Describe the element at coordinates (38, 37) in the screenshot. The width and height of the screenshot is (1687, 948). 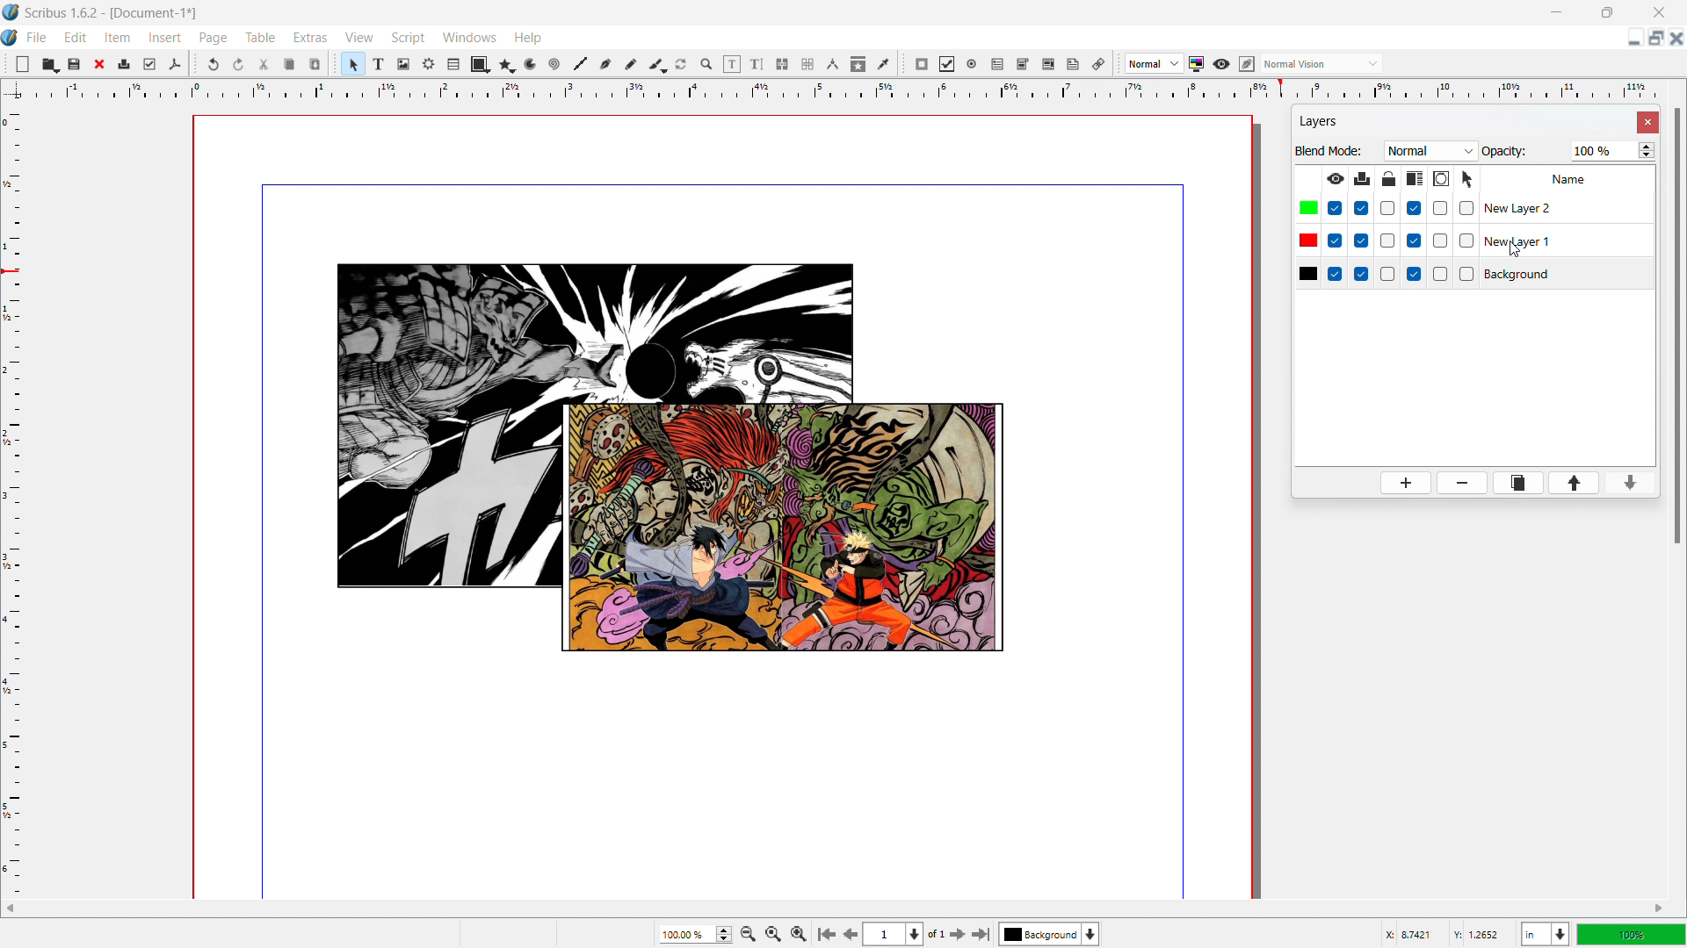
I see `file` at that location.